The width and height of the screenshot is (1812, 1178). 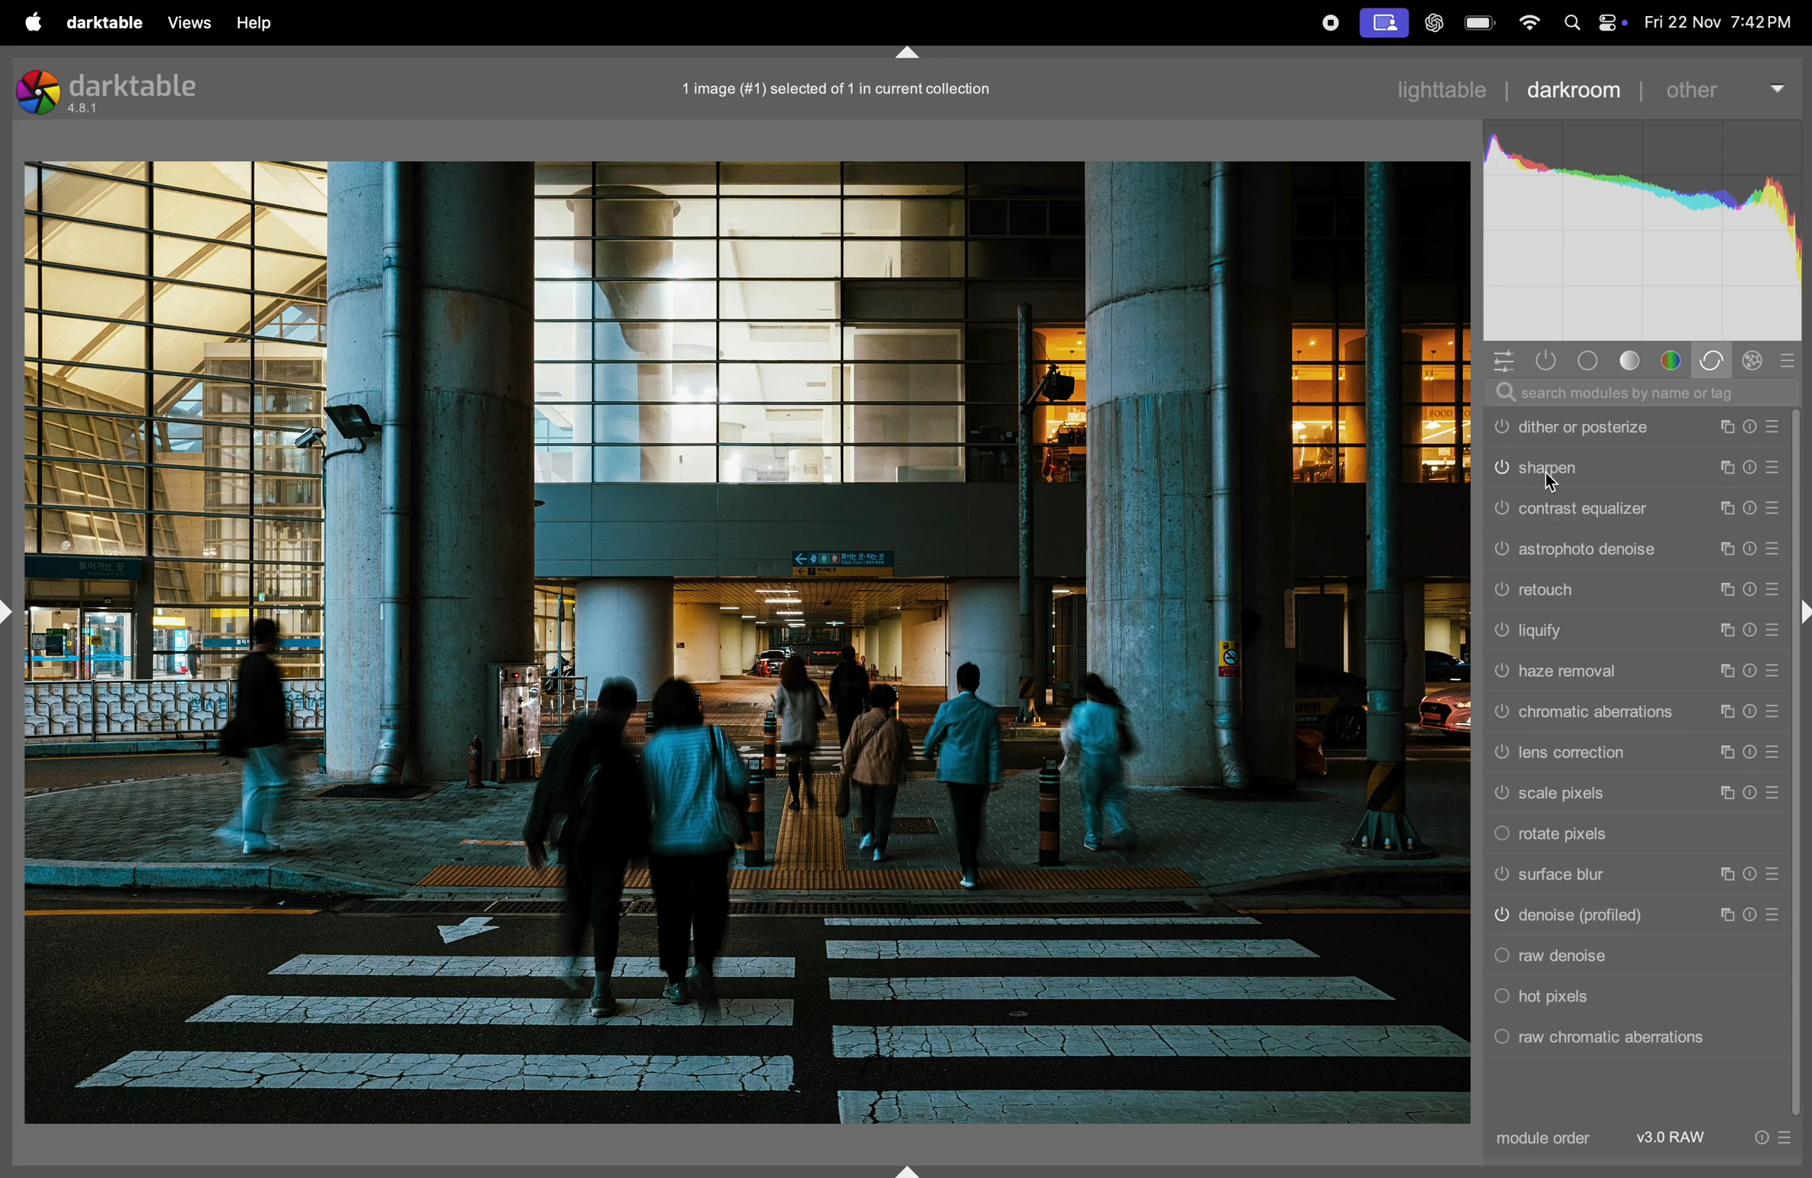 What do you see at coordinates (1635, 795) in the screenshot?
I see `scale pixels` at bounding box center [1635, 795].